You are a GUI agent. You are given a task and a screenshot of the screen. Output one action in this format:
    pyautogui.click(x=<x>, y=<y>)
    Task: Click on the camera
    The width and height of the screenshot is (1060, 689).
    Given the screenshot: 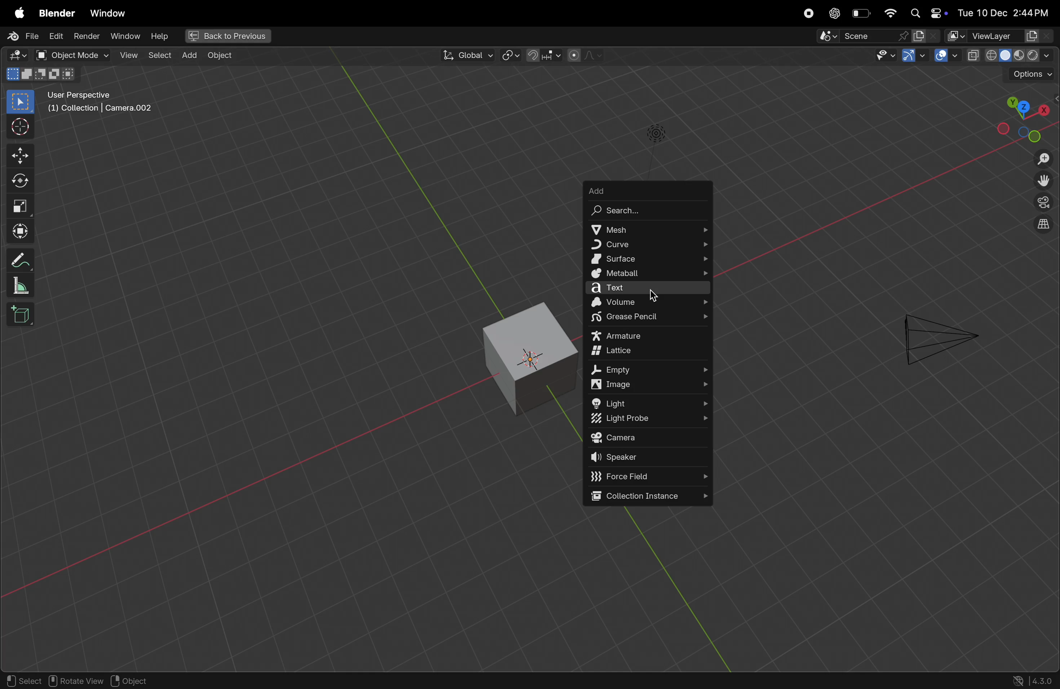 What is the action you would take?
    pyautogui.click(x=649, y=438)
    